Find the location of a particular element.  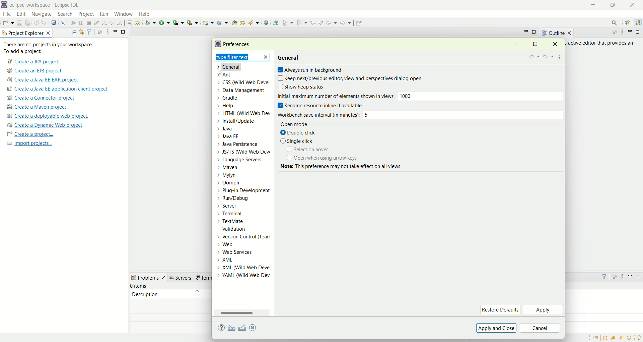

servers is located at coordinates (182, 278).